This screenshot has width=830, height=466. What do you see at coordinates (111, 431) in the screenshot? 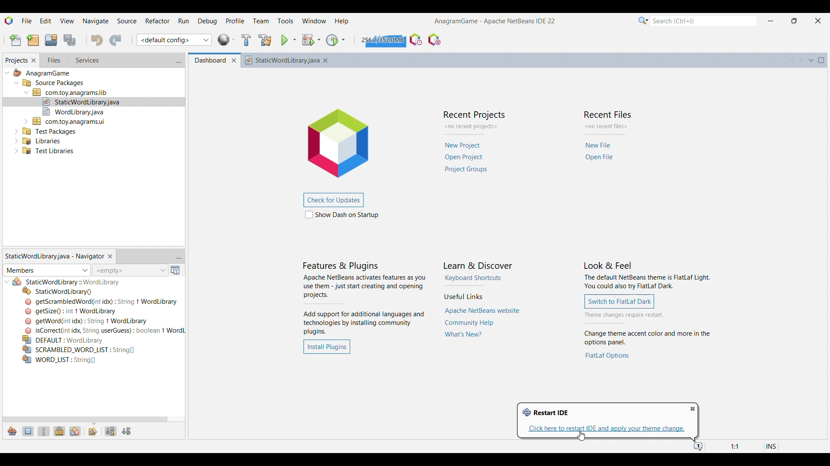
I see `Sort by name` at bounding box center [111, 431].